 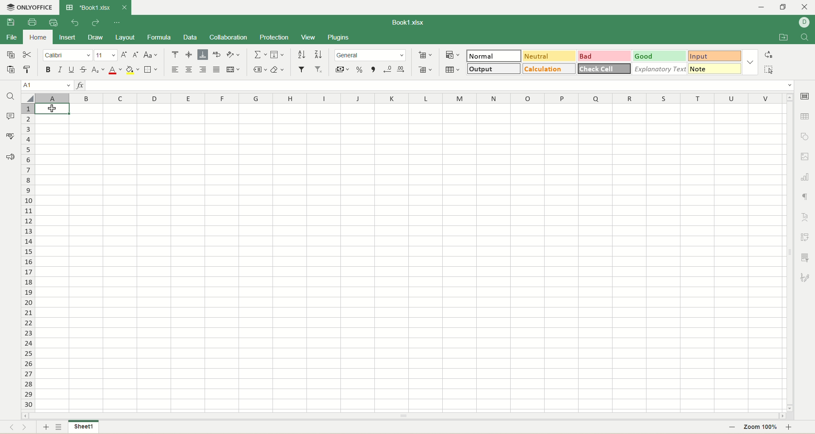 I want to click on bold, so click(x=48, y=69).